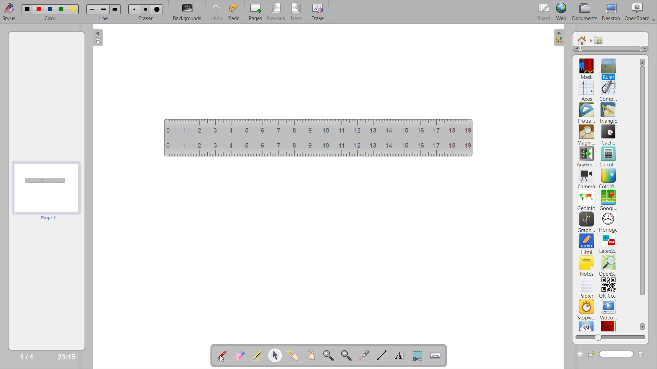  Describe the element at coordinates (320, 12) in the screenshot. I see `erase` at that location.